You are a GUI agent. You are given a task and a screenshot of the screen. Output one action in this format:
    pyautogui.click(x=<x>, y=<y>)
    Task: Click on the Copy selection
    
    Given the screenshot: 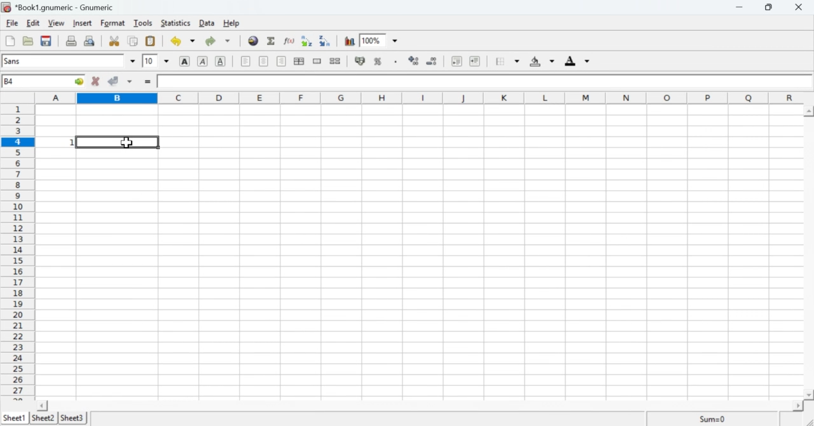 What is the action you would take?
    pyautogui.click(x=133, y=40)
    